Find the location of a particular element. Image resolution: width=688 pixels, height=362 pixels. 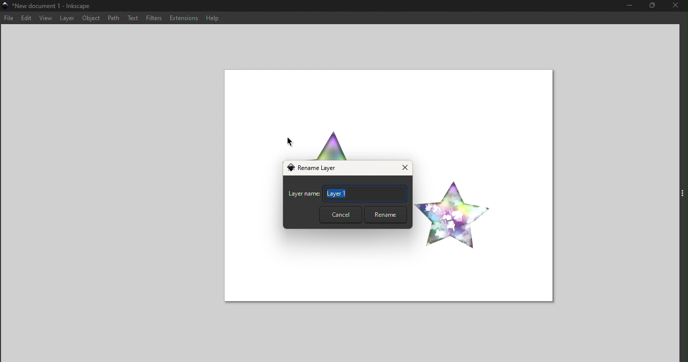

filters is located at coordinates (154, 18).